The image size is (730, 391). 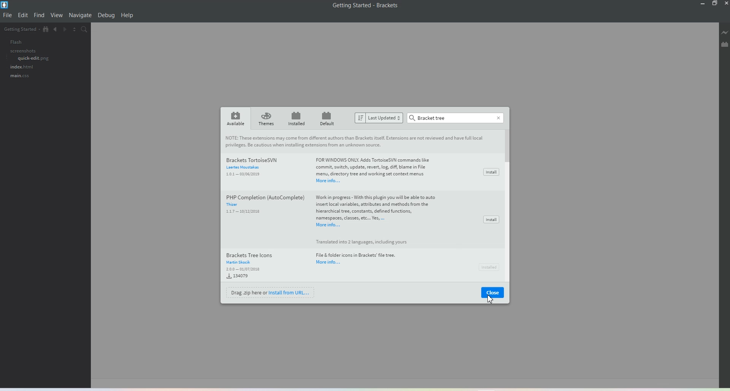 What do you see at coordinates (80, 15) in the screenshot?
I see `Navigate` at bounding box center [80, 15].